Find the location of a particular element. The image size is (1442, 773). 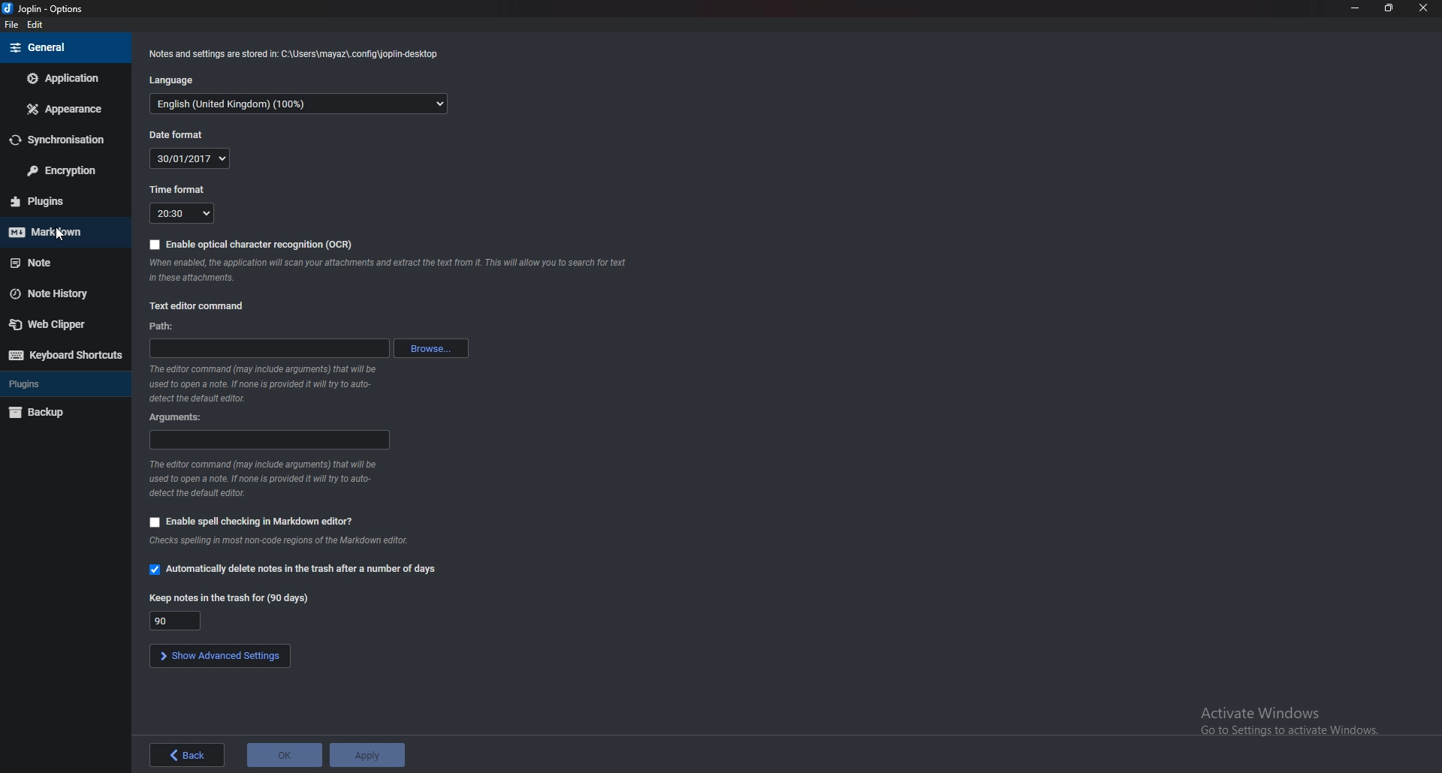

Enable O C R is located at coordinates (252, 244).